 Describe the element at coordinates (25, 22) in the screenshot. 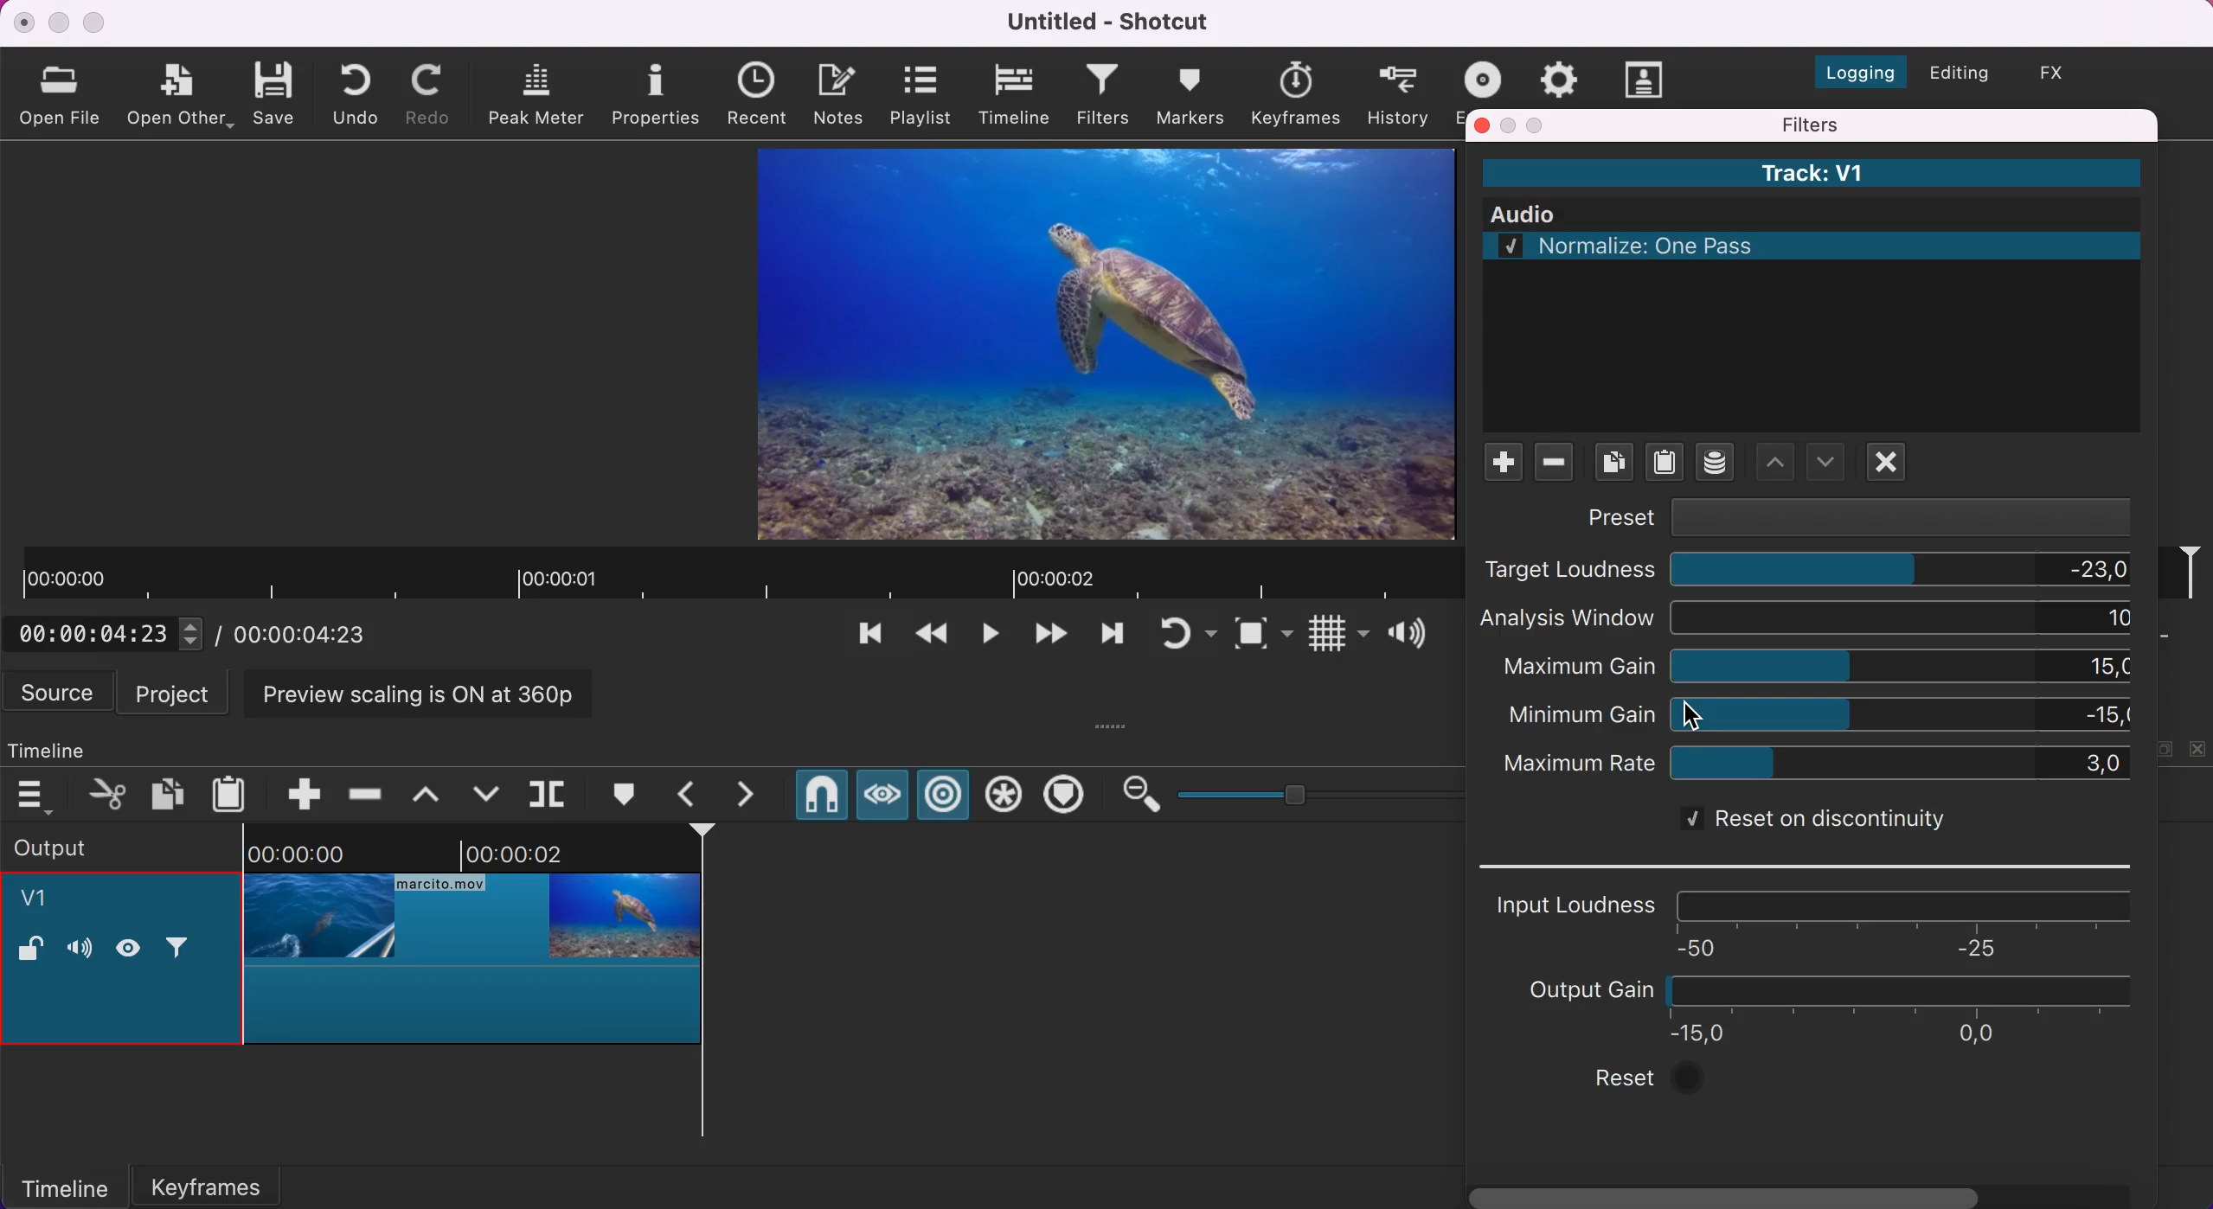

I see `close` at that location.